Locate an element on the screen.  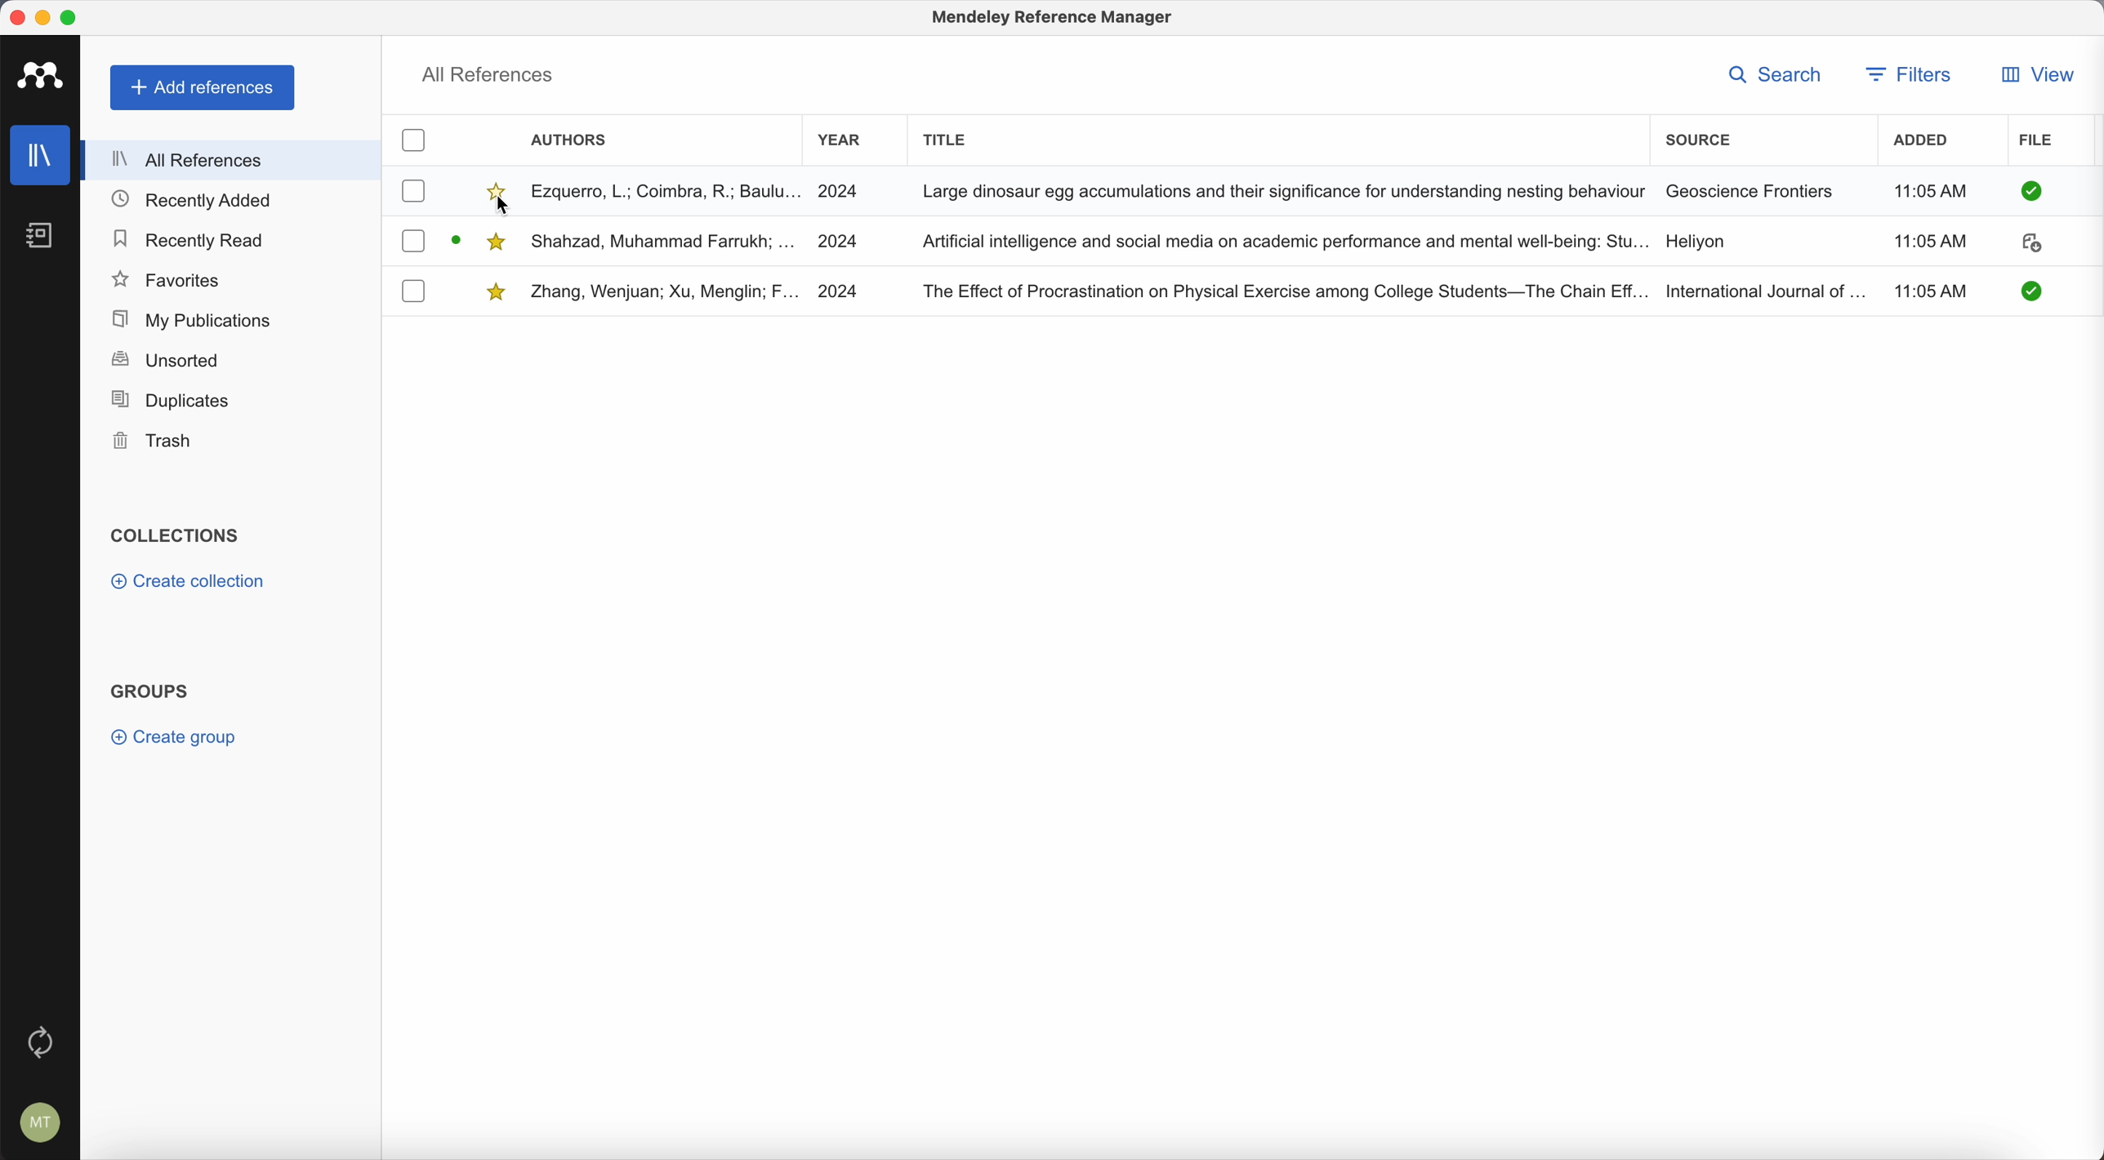
authors is located at coordinates (573, 142).